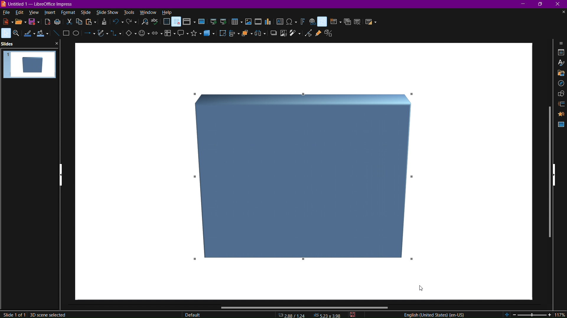 The width and height of the screenshot is (567, 318). Describe the element at coordinates (107, 12) in the screenshot. I see `slideshow` at that location.